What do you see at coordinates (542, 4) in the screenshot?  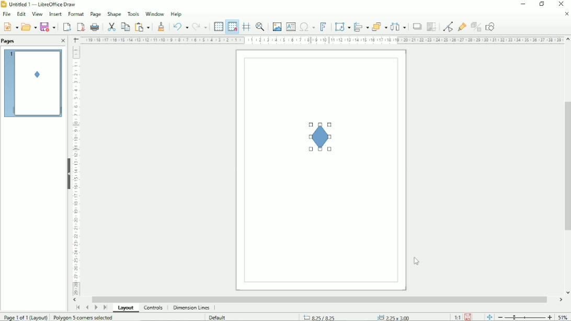 I see `Restore down` at bounding box center [542, 4].